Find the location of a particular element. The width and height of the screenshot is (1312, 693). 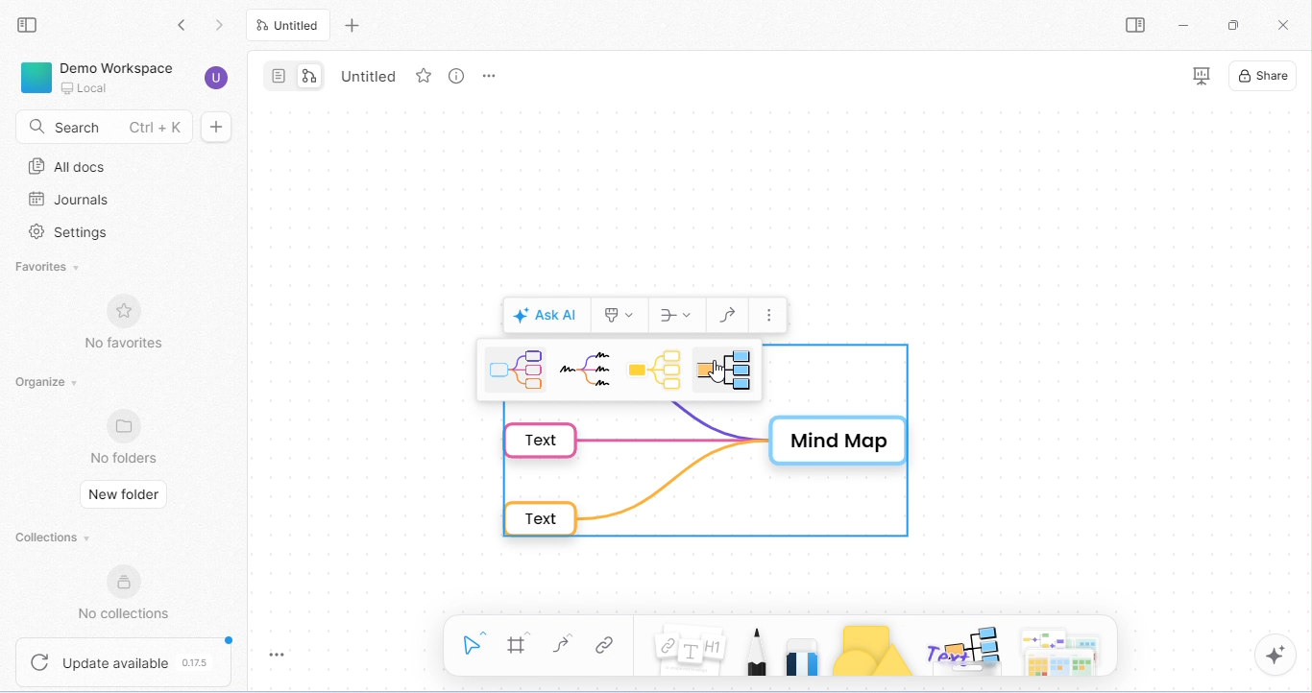

edgeless is located at coordinates (315, 76).